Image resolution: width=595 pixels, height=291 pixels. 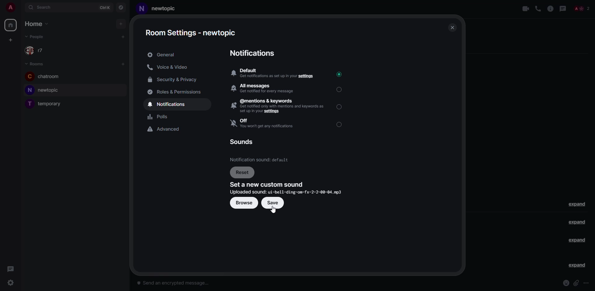 What do you see at coordinates (273, 74) in the screenshot?
I see `default` at bounding box center [273, 74].